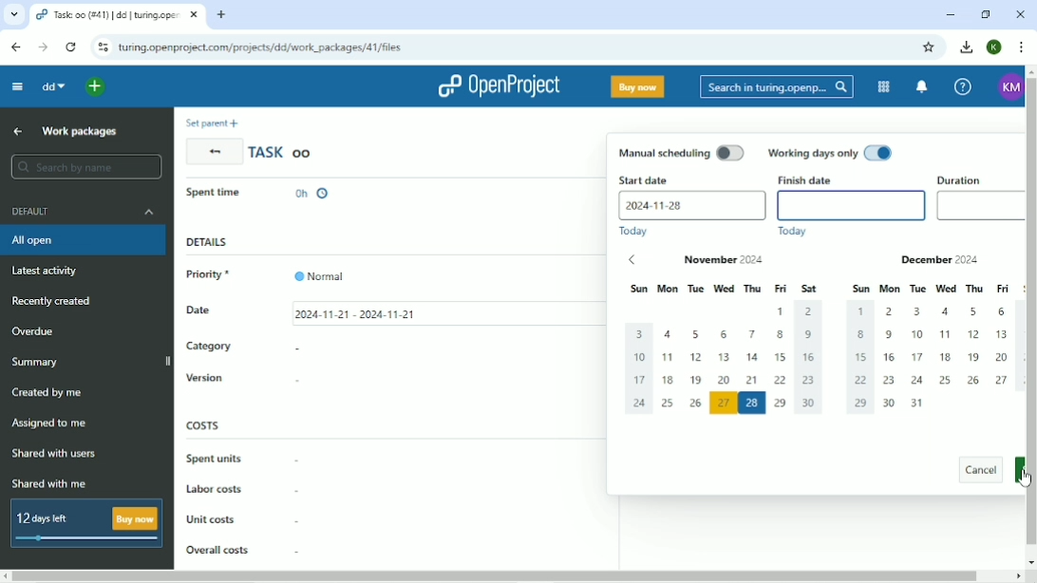 The image size is (1037, 583). I want to click on Modules, so click(883, 86).